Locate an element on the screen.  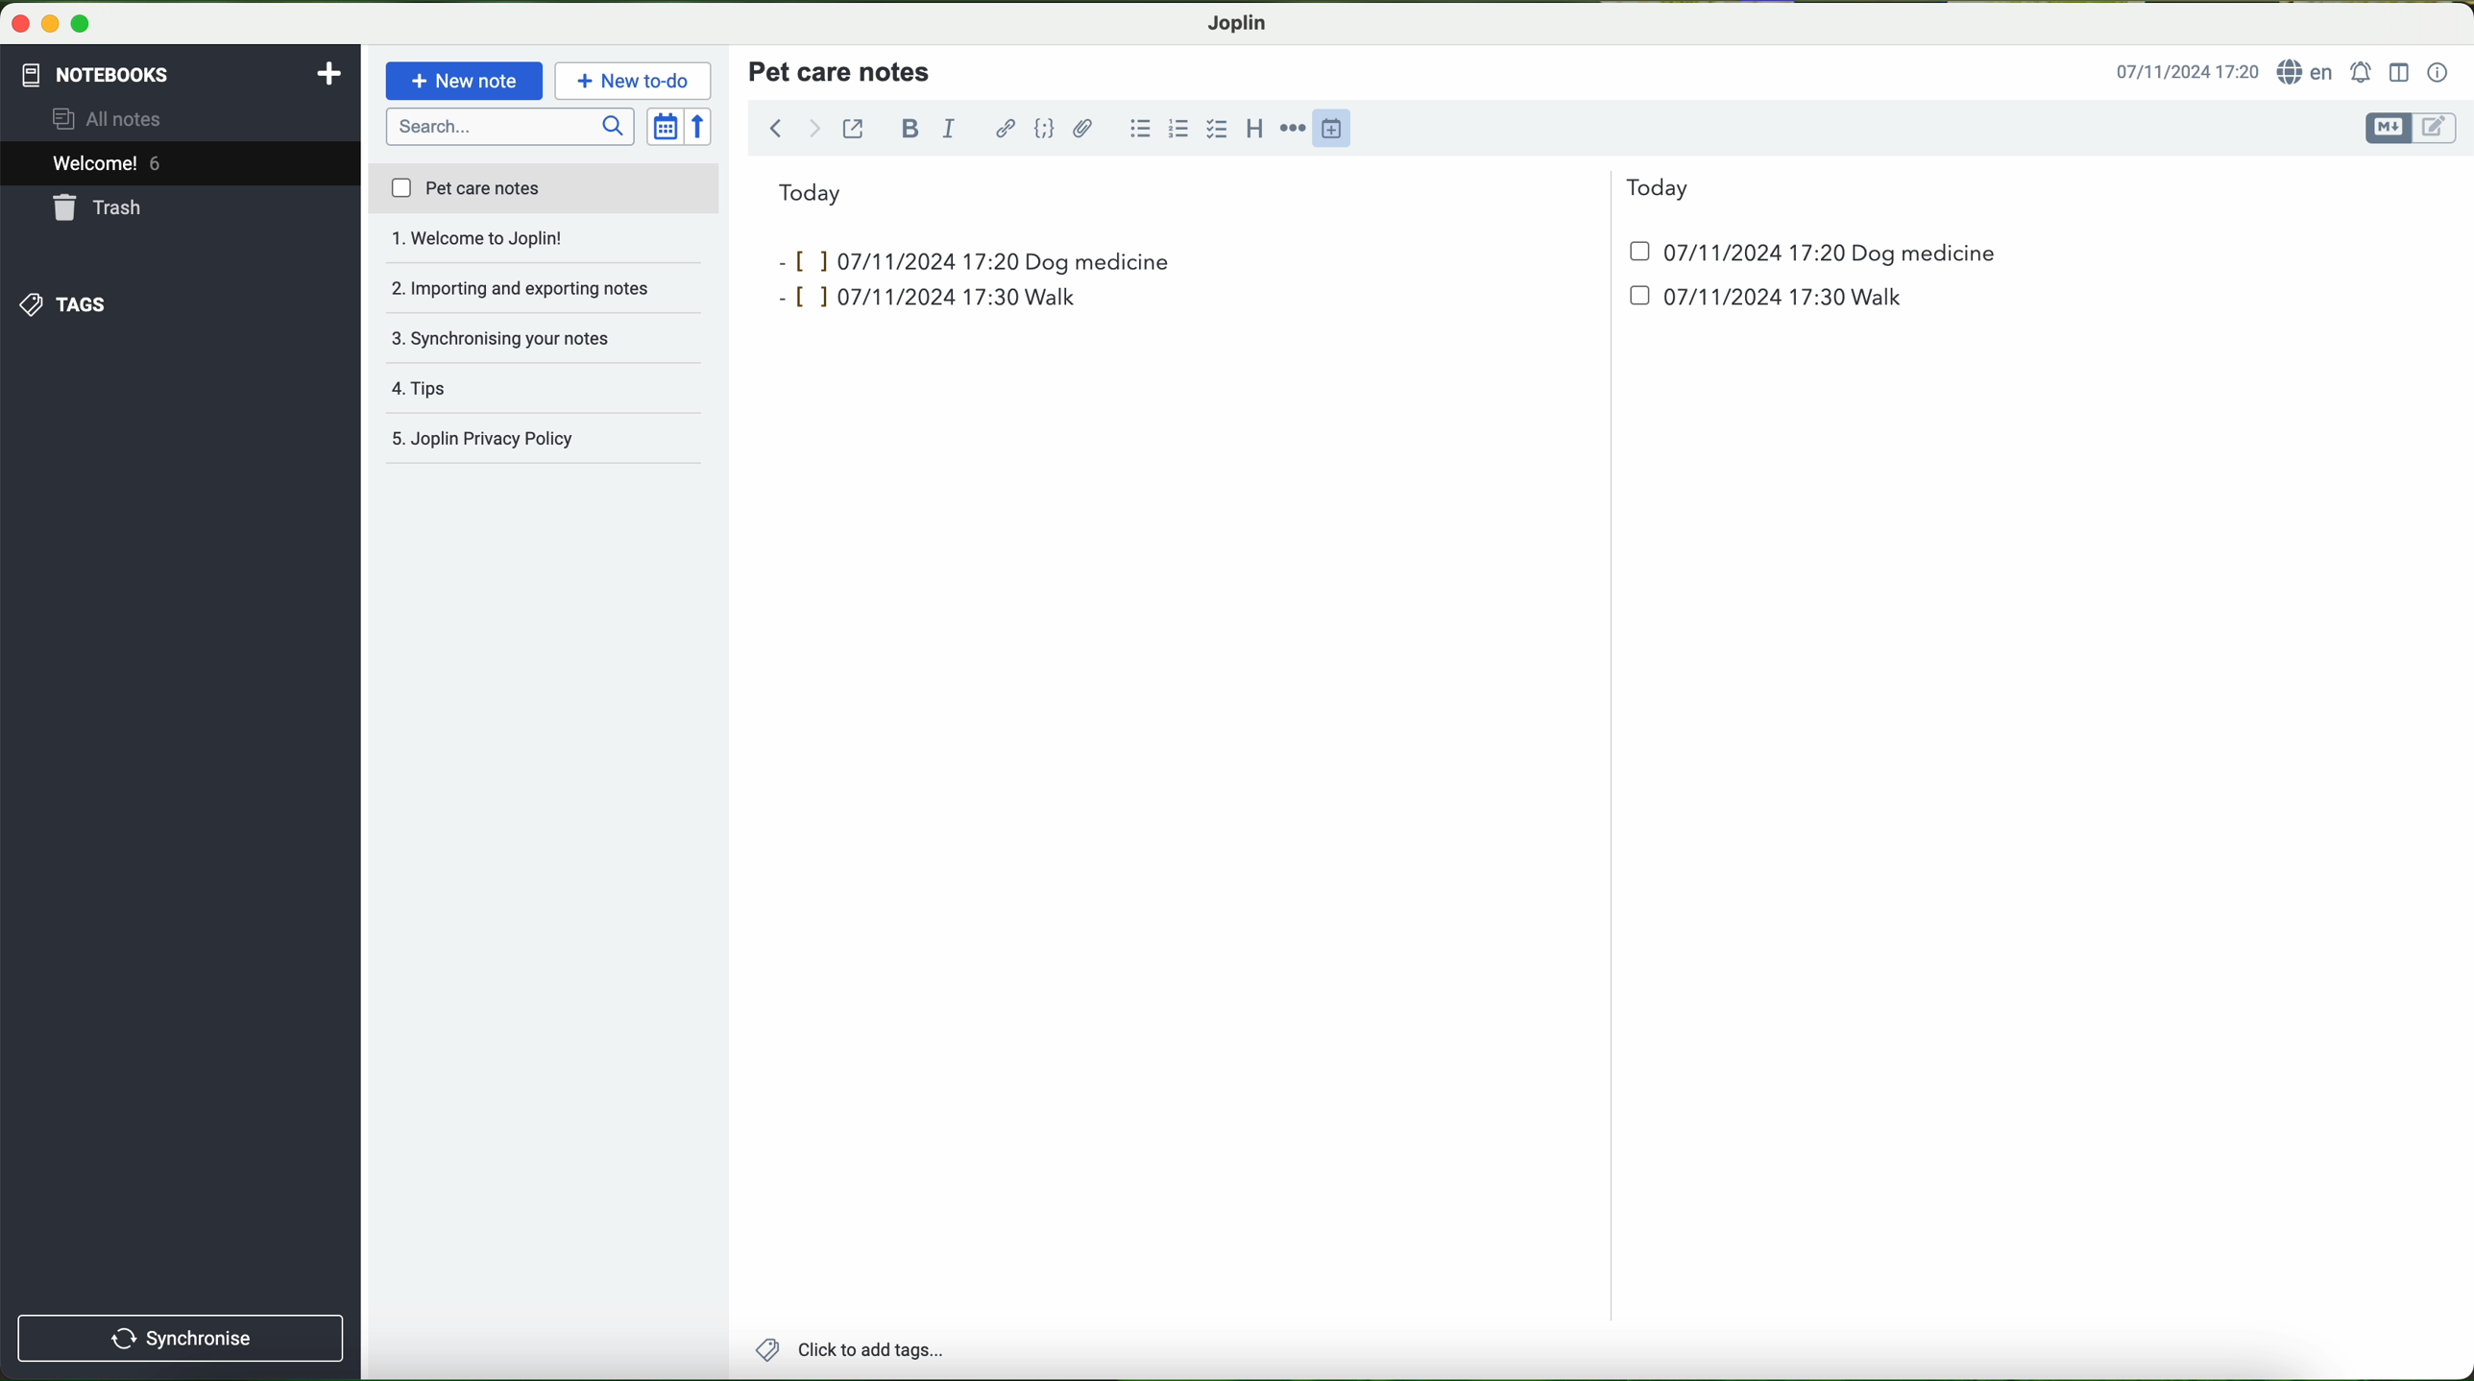
cursor on new to-do button  is located at coordinates (636, 82).